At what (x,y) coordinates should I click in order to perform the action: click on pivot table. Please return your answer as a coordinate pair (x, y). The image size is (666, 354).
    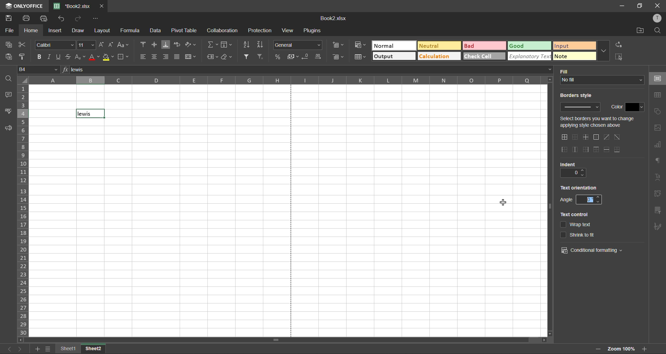
    Looking at the image, I should click on (659, 195).